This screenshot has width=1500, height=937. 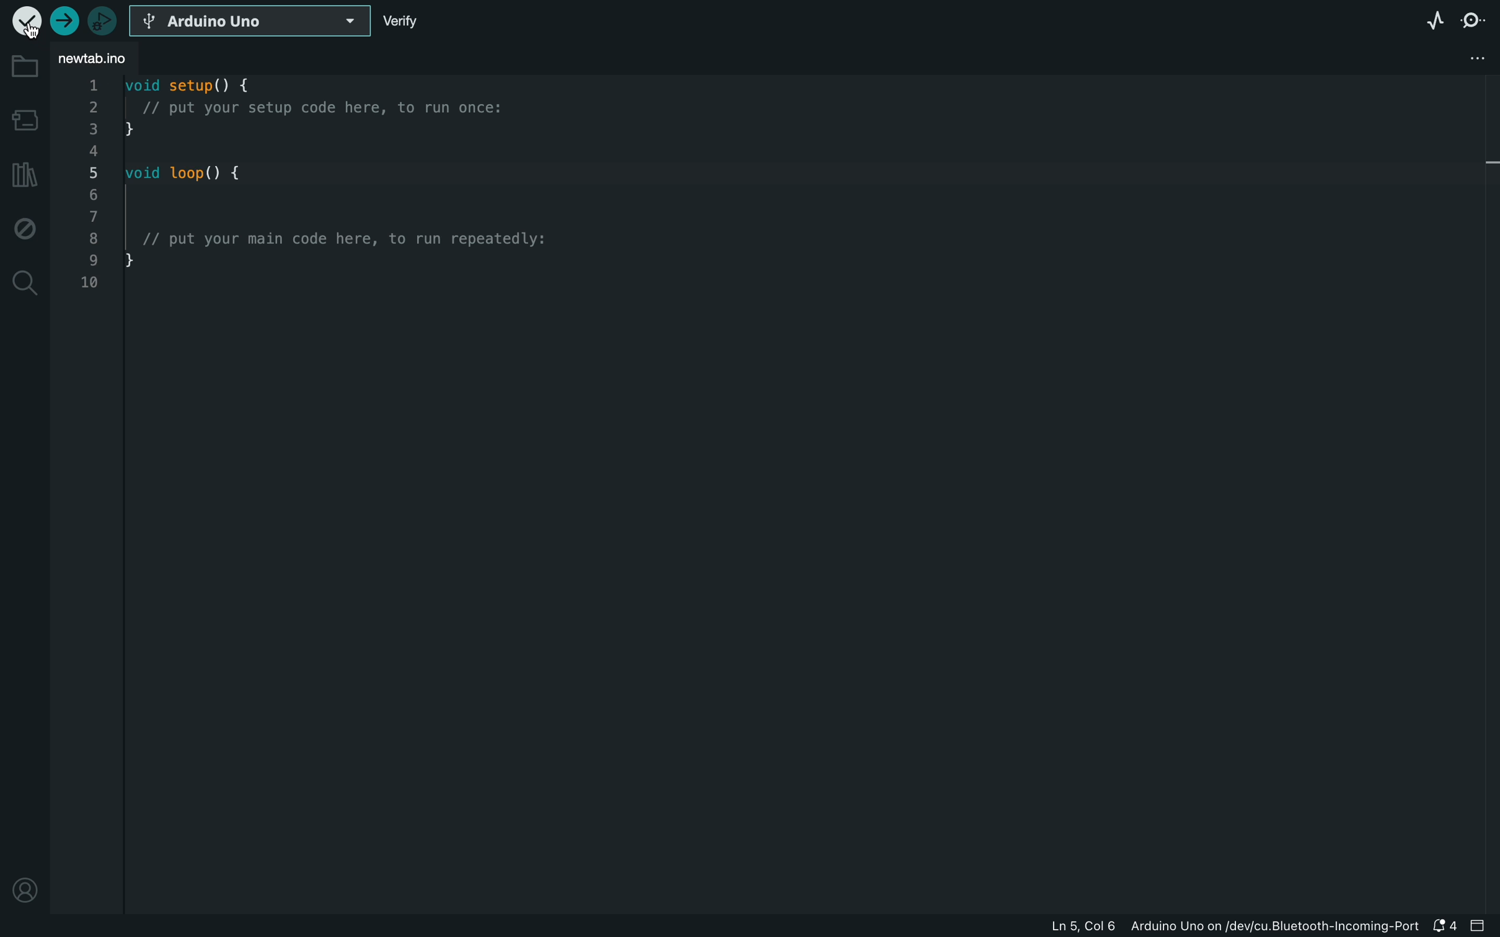 What do you see at coordinates (1446, 925) in the screenshot?
I see `notification` at bounding box center [1446, 925].